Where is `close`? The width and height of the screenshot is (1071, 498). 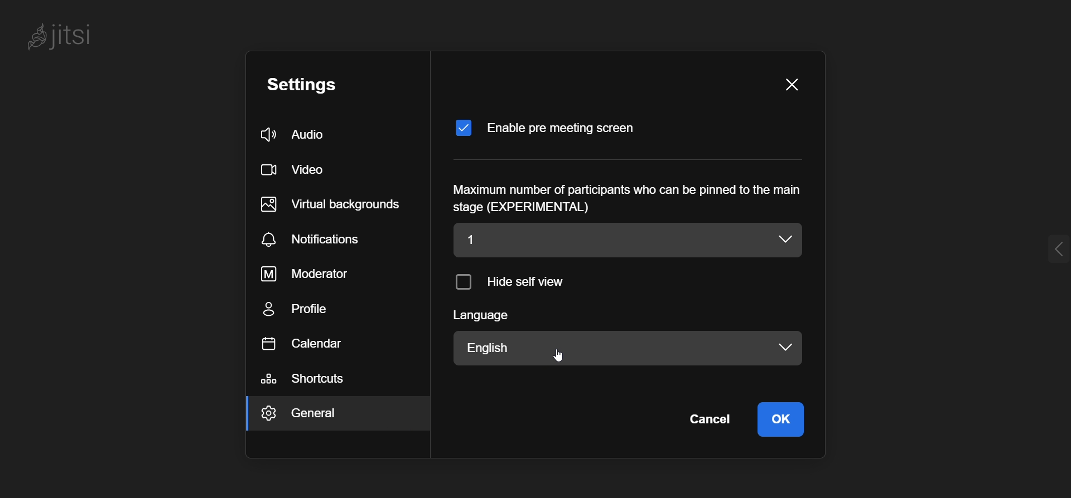 close is located at coordinates (791, 86).